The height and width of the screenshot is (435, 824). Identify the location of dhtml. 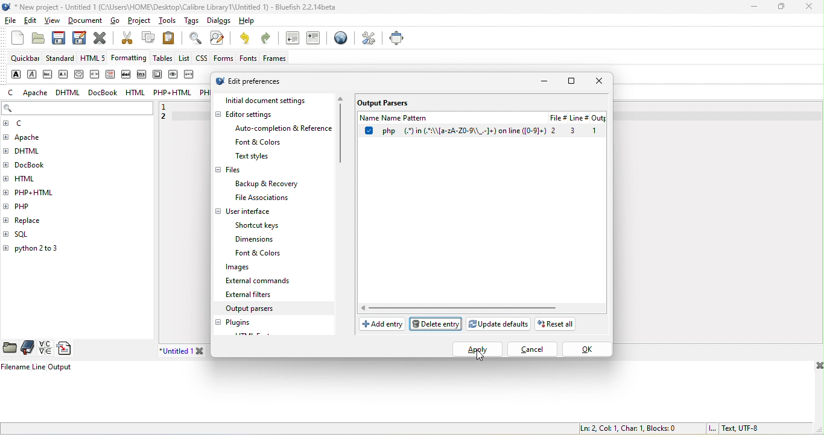
(32, 153).